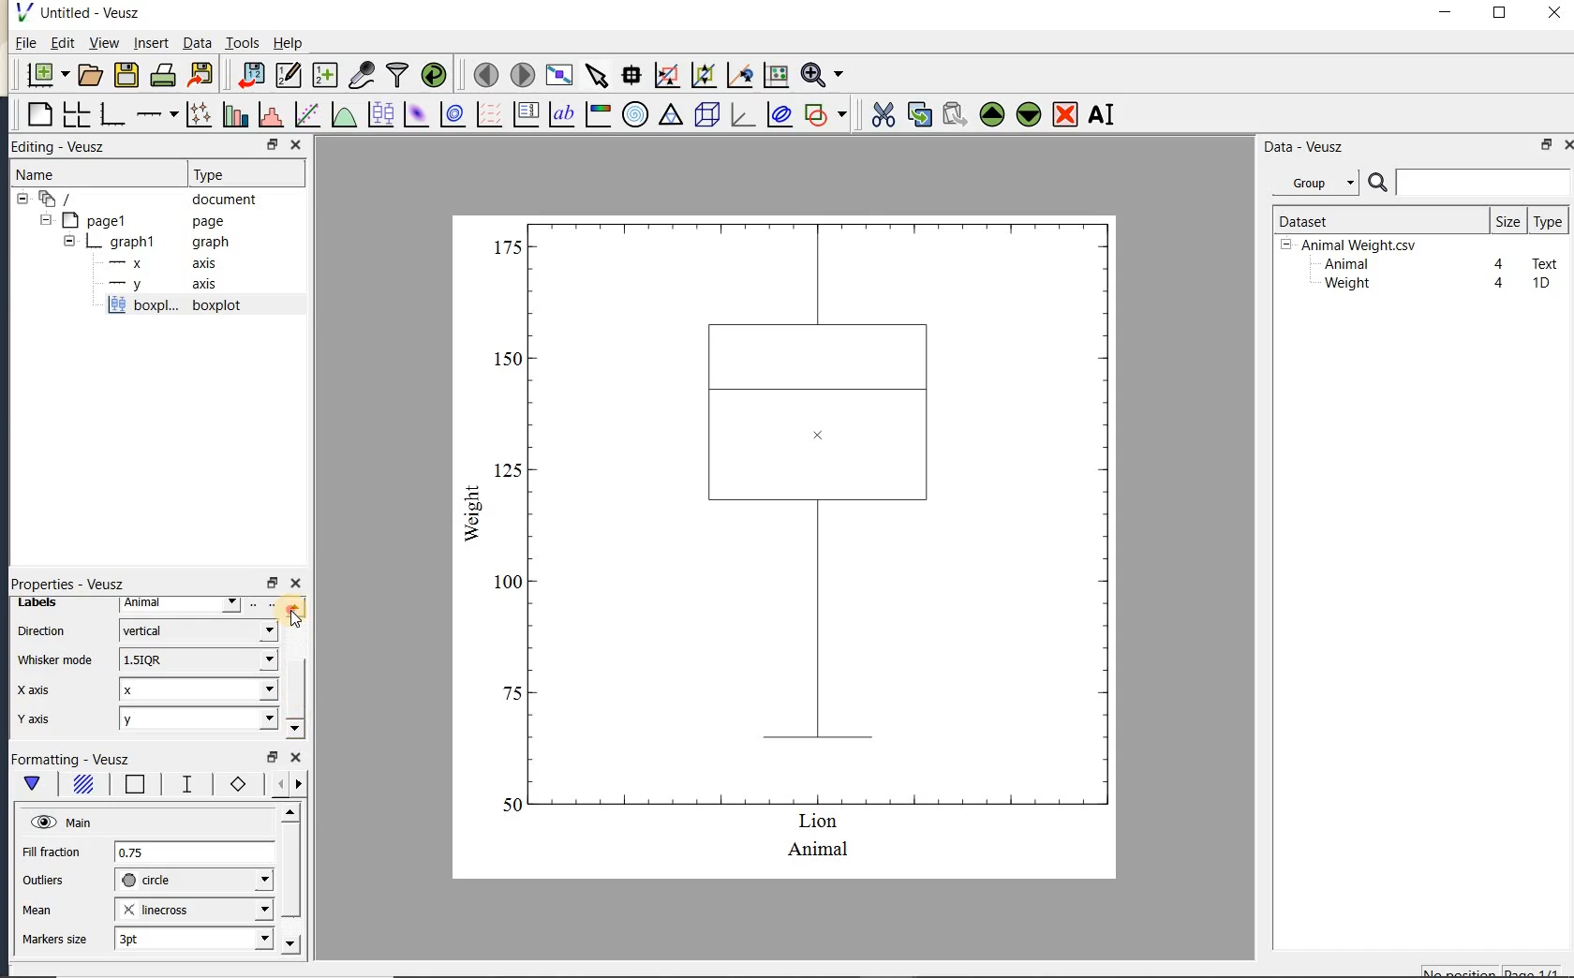 The image size is (1574, 978). Describe the element at coordinates (294, 669) in the screenshot. I see `scrollbar` at that location.